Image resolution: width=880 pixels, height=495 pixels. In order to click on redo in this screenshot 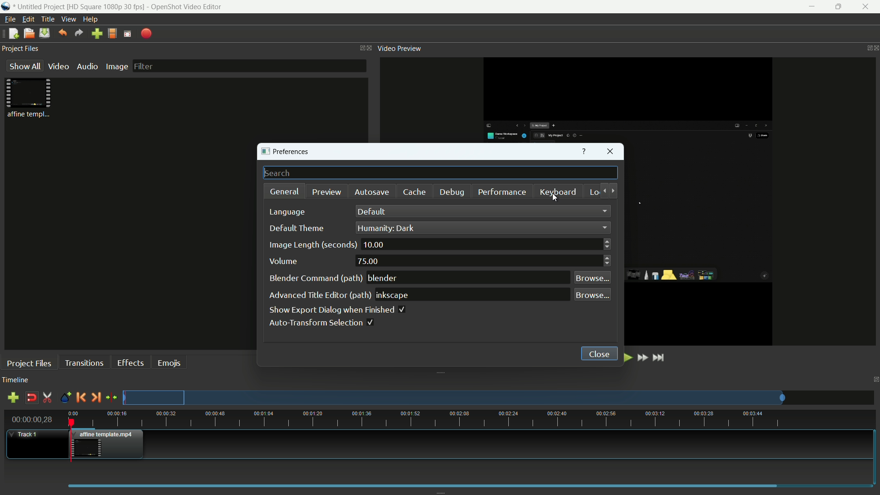, I will do `click(79, 33)`.